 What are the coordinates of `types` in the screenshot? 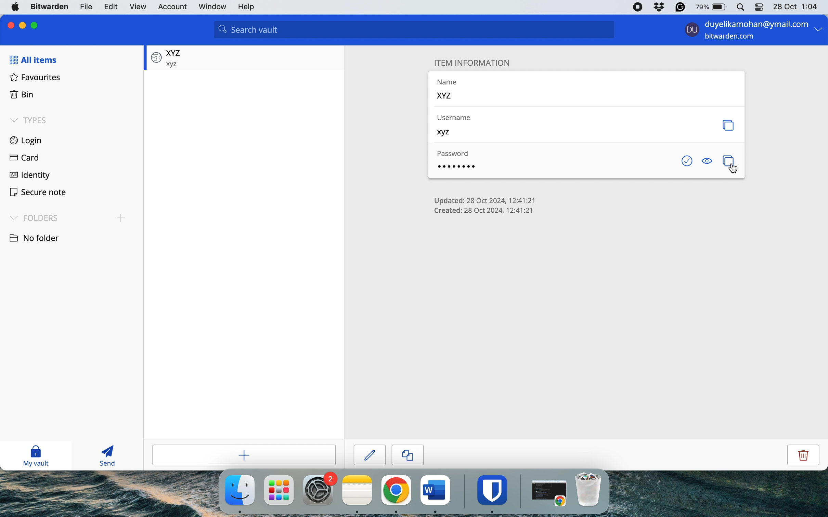 It's located at (31, 121).